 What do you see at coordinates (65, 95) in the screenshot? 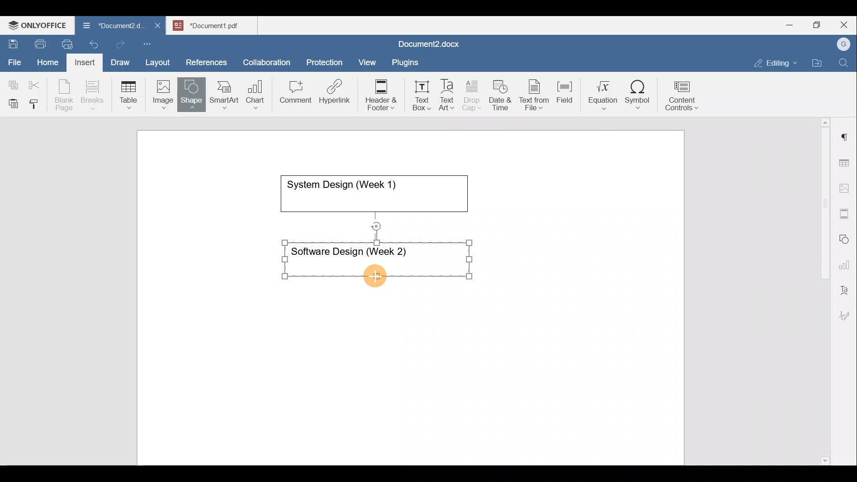
I see `Blank page` at bounding box center [65, 95].